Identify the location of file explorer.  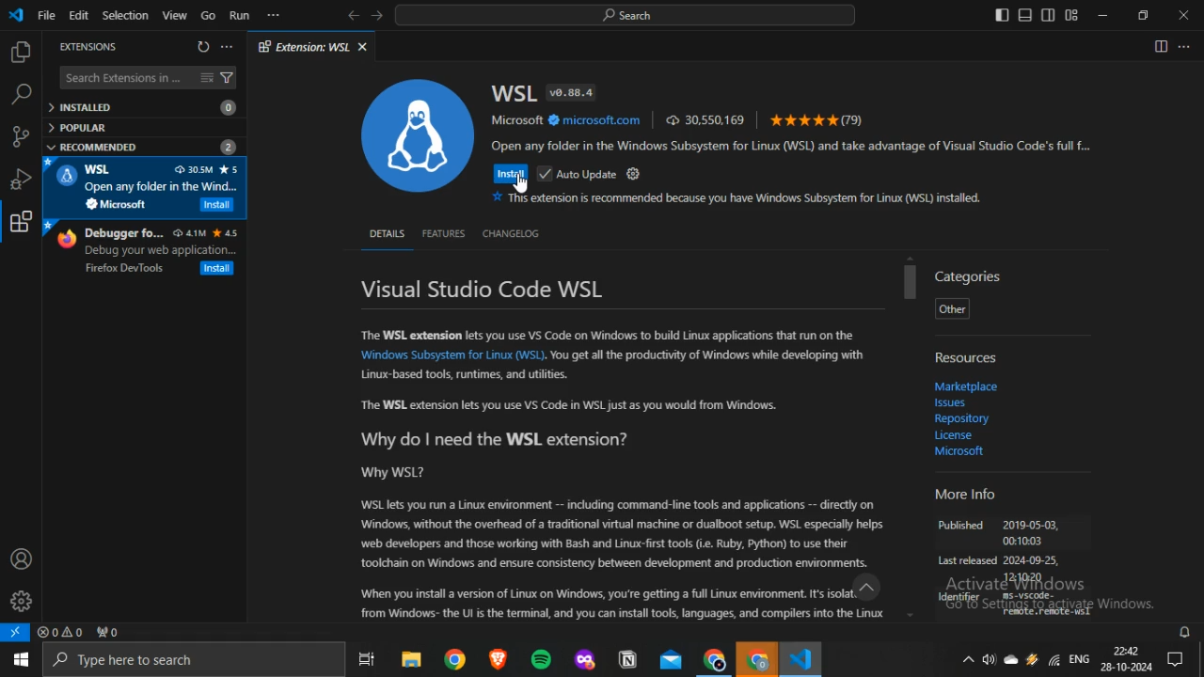
(412, 658).